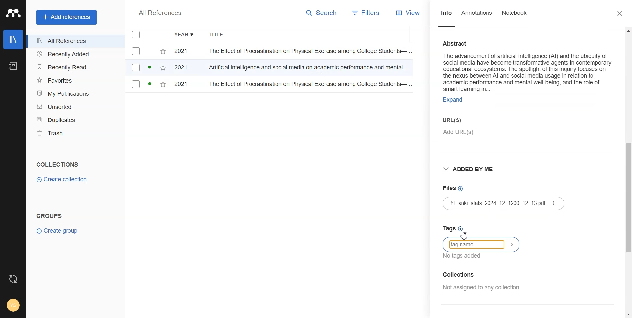 The height and width of the screenshot is (318, 632). Describe the element at coordinates (474, 229) in the screenshot. I see `Add Tag` at that location.